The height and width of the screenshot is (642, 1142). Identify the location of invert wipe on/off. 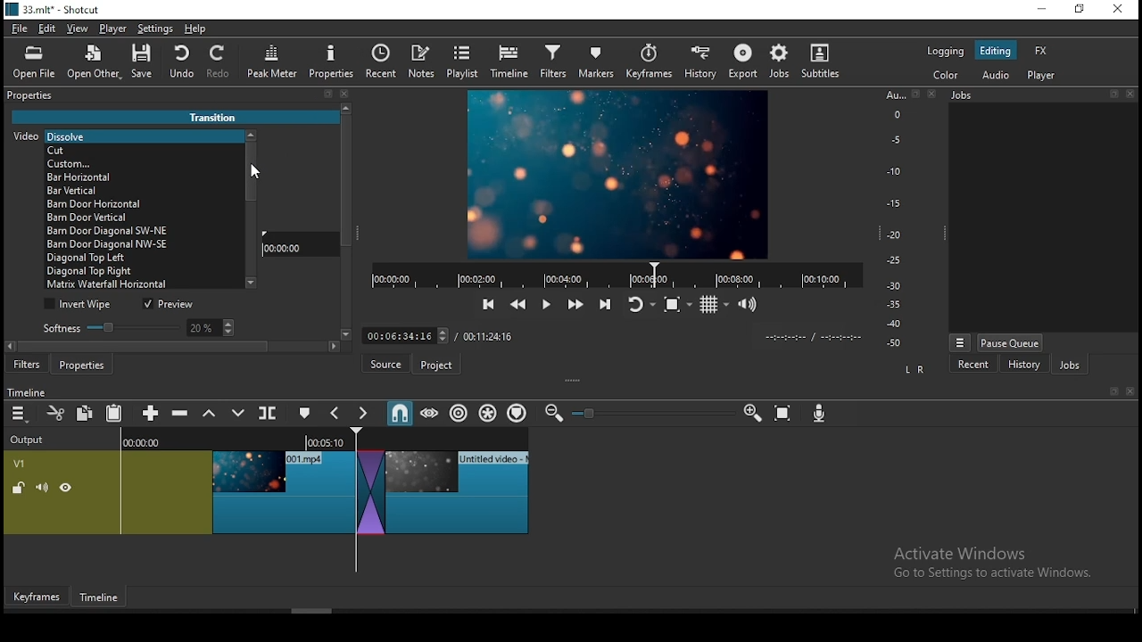
(80, 305).